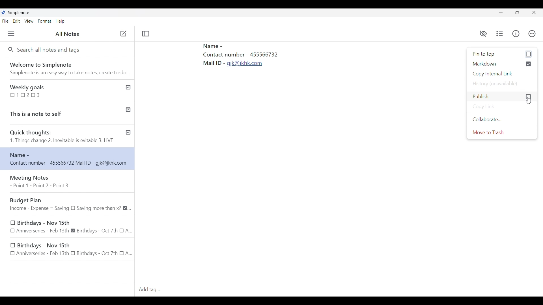  I want to click on Software name, so click(19, 13).